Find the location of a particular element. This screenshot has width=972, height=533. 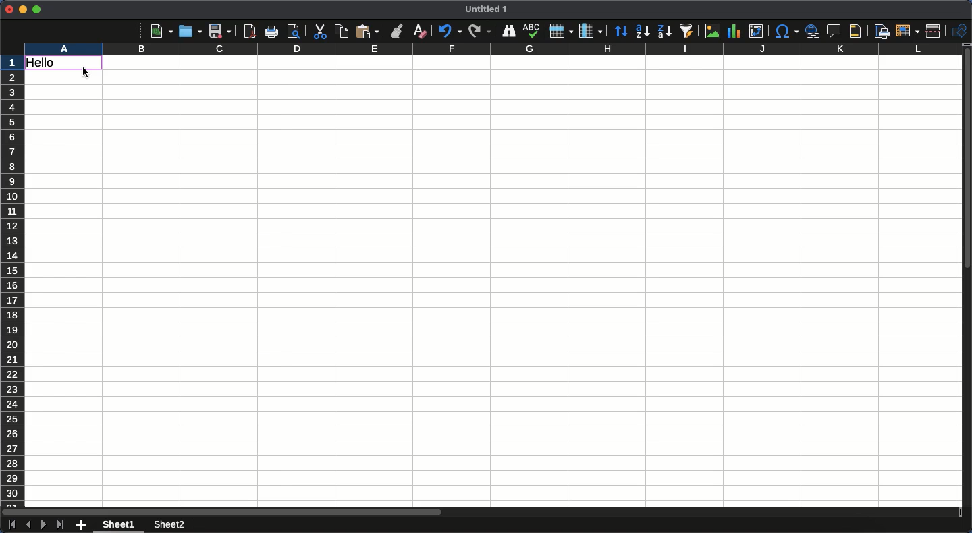

Cut is located at coordinates (319, 32).